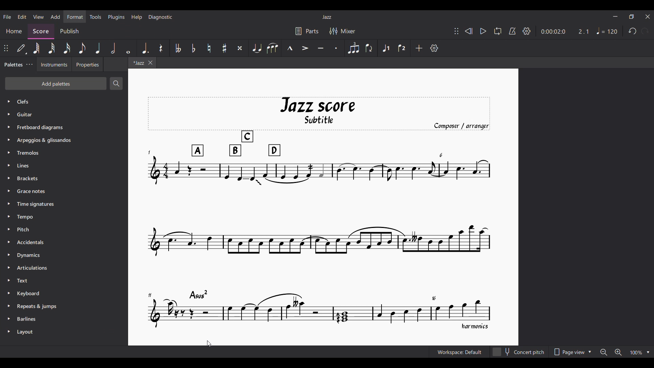 The image size is (654, 368). I want to click on Change position, so click(6, 48).